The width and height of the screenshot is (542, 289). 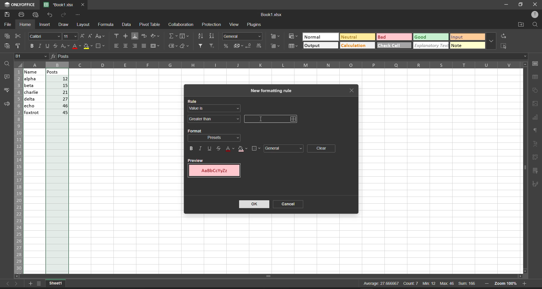 What do you see at coordinates (354, 46) in the screenshot?
I see `Calculation` at bounding box center [354, 46].